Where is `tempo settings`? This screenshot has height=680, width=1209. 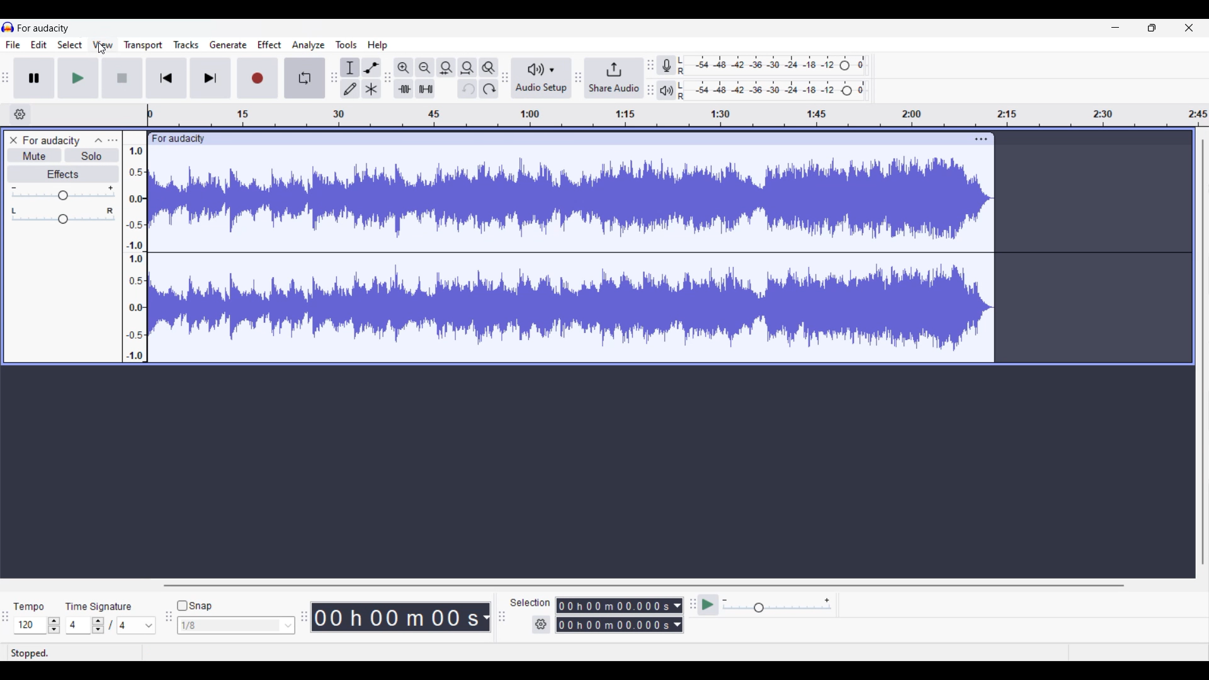
tempo settings is located at coordinates (37, 625).